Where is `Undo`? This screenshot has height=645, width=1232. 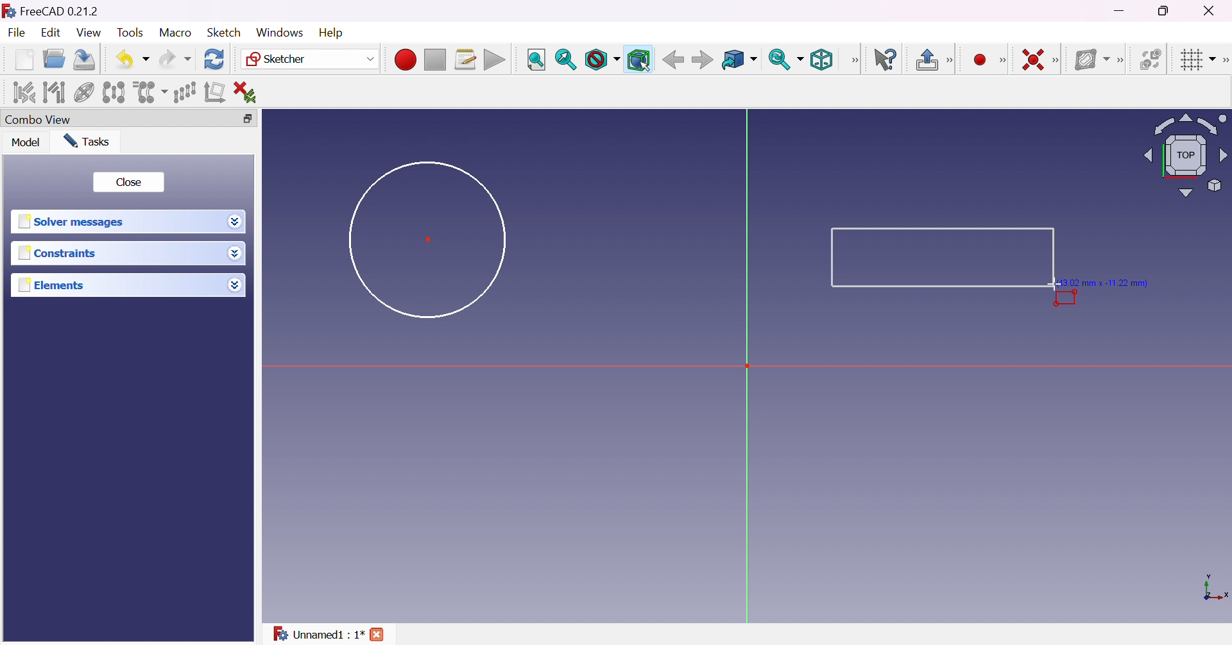 Undo is located at coordinates (133, 59).